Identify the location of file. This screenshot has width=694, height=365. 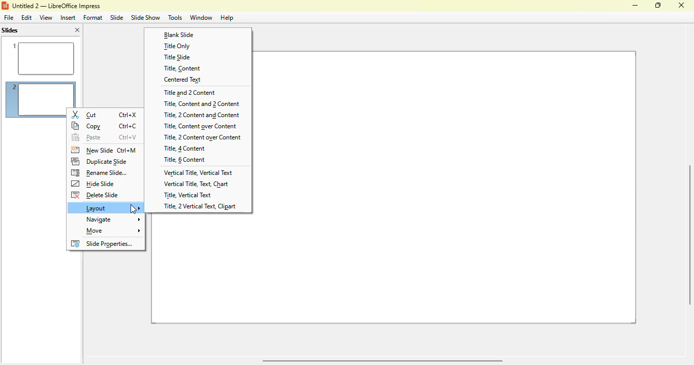
(8, 17).